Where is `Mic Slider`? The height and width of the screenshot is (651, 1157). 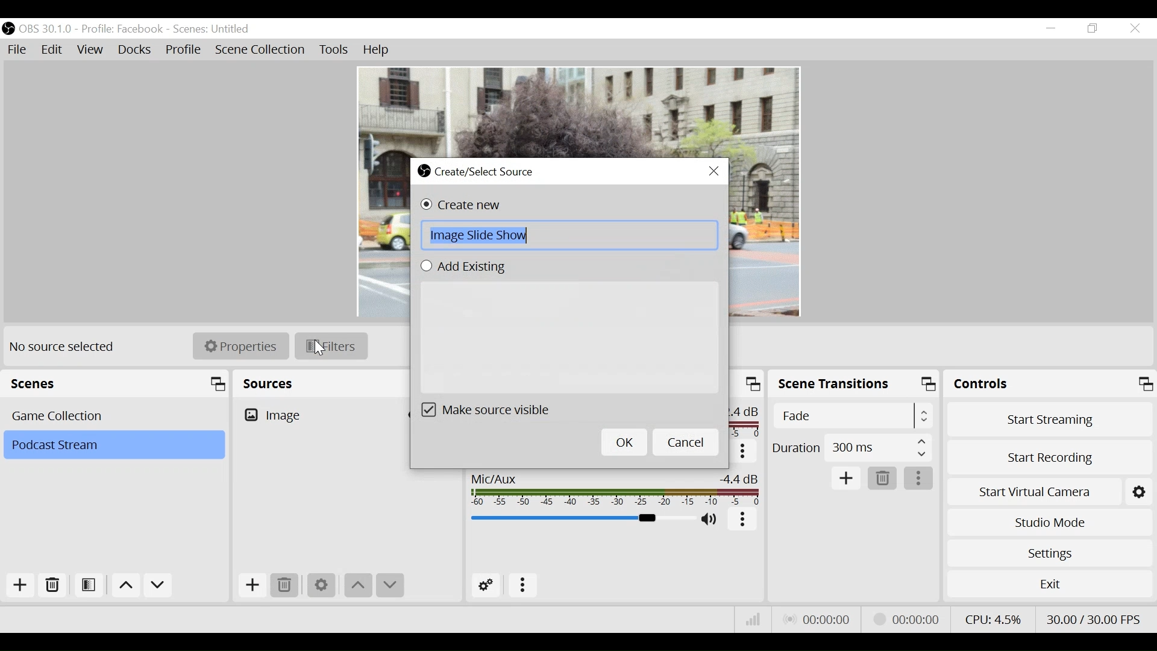 Mic Slider is located at coordinates (580, 520).